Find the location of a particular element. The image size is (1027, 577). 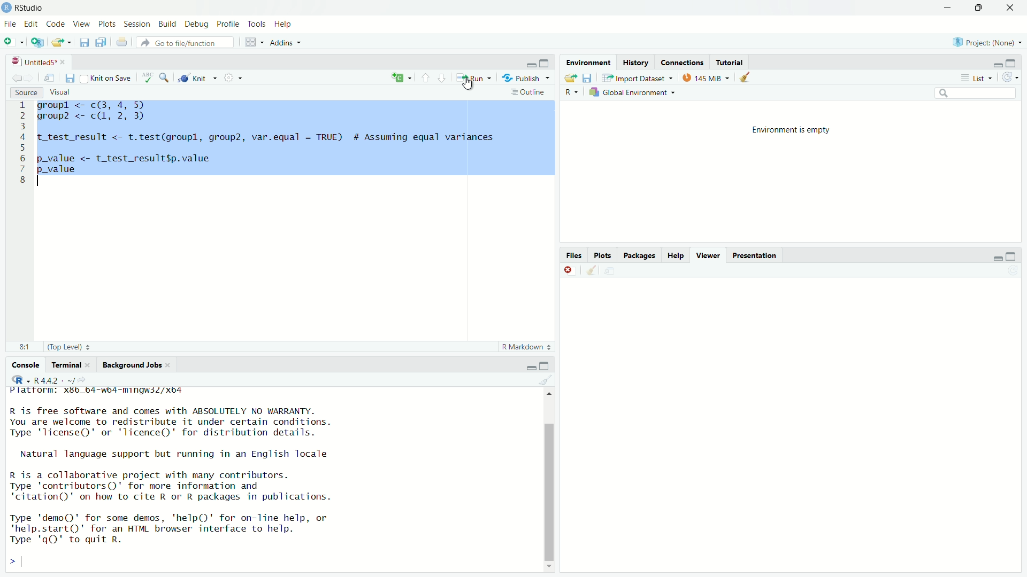

go to next section is located at coordinates (442, 76).